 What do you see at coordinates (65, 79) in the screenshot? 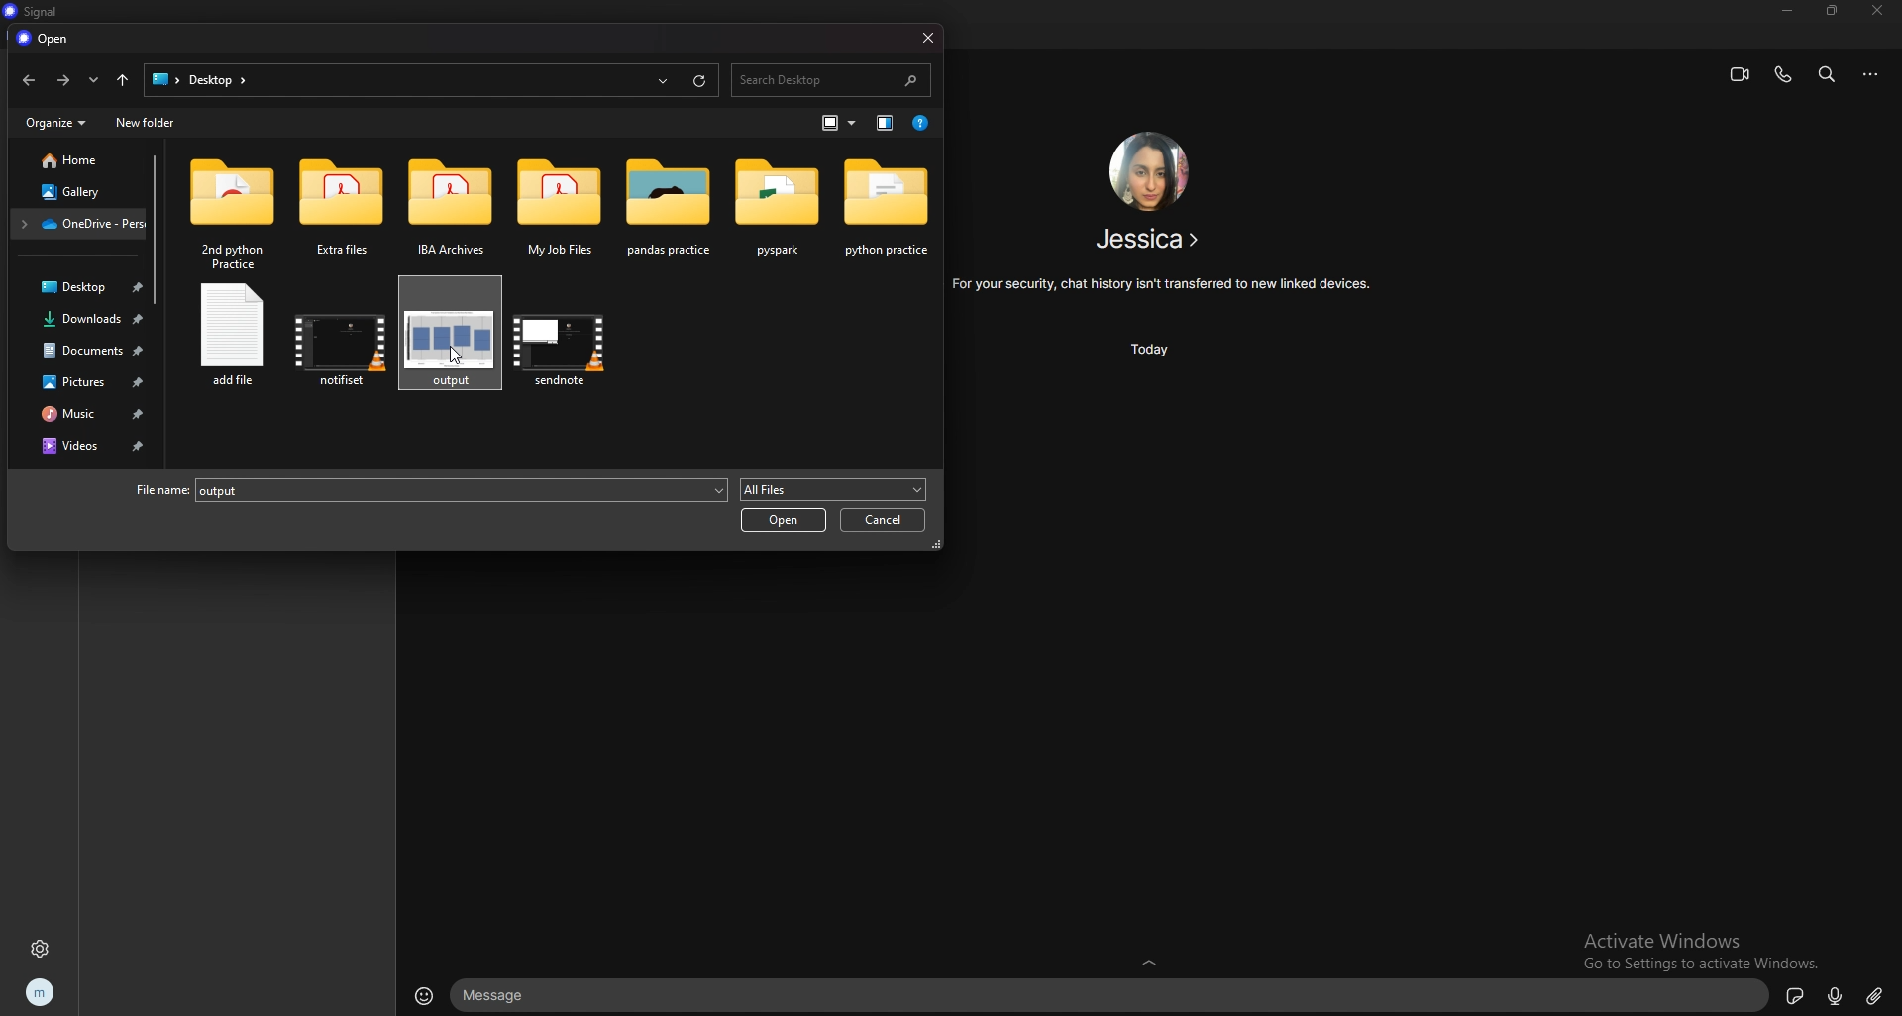
I see `forward` at bounding box center [65, 79].